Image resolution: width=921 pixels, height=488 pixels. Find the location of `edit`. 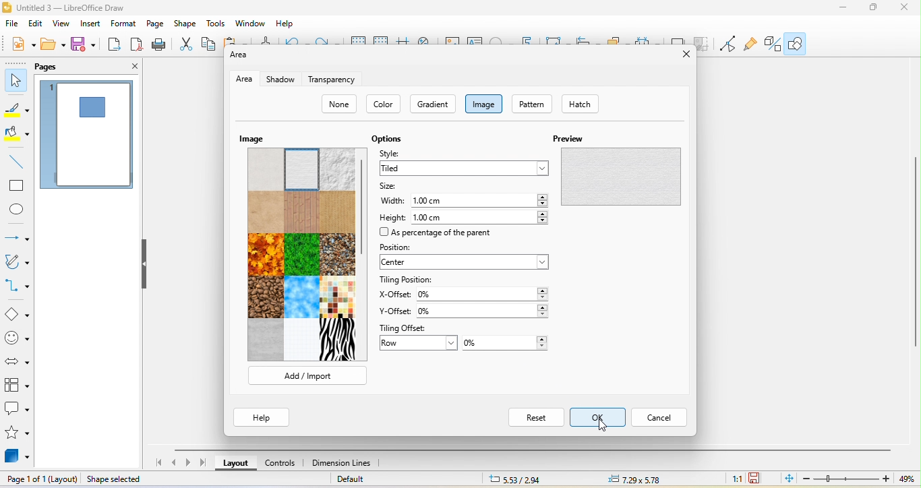

edit is located at coordinates (38, 24).